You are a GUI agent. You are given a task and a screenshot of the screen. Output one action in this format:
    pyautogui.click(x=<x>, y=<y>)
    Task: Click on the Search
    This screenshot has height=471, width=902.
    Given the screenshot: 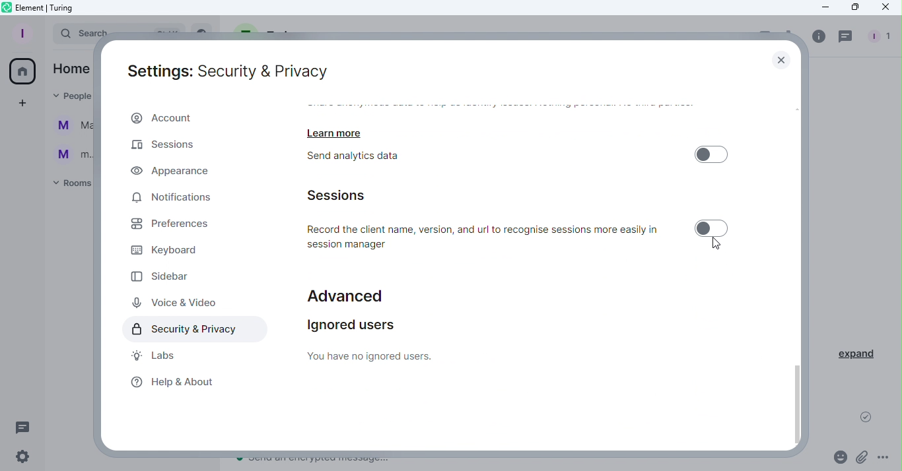 What is the action you would take?
    pyautogui.click(x=72, y=34)
    